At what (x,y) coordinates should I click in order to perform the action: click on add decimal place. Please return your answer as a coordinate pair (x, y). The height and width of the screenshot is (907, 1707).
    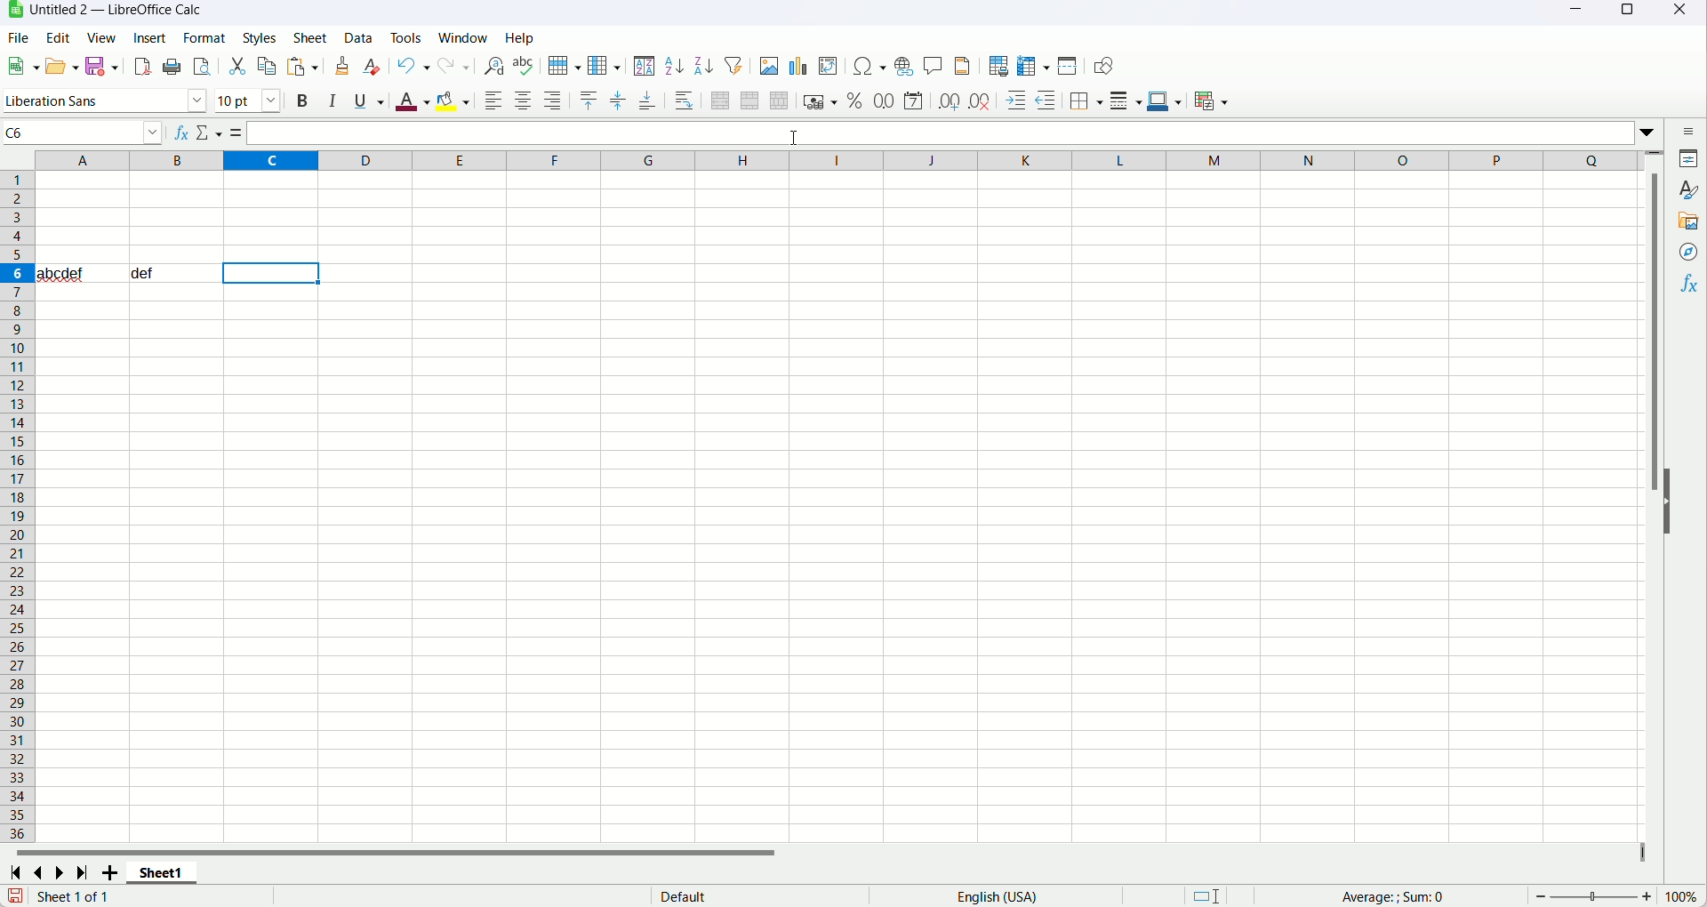
    Looking at the image, I should click on (949, 103).